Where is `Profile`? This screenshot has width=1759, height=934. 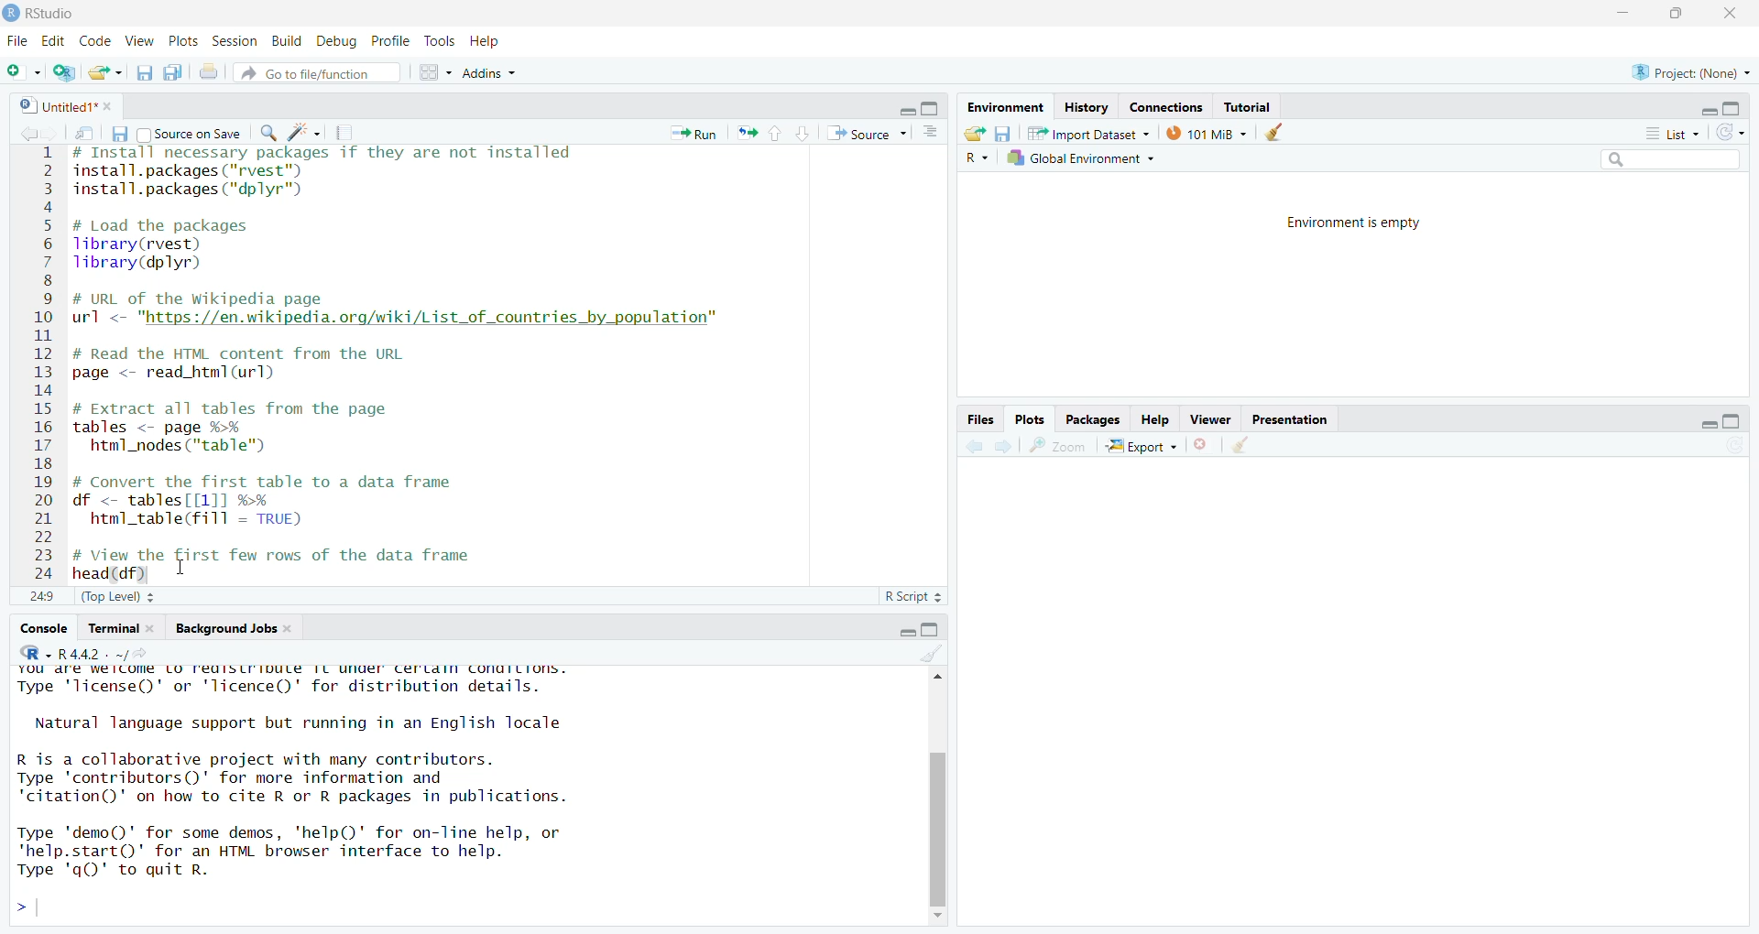 Profile is located at coordinates (392, 40).